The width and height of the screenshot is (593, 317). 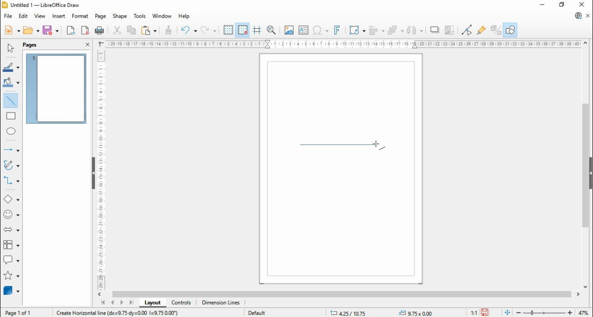 I want to click on curves and polygons, so click(x=12, y=165).